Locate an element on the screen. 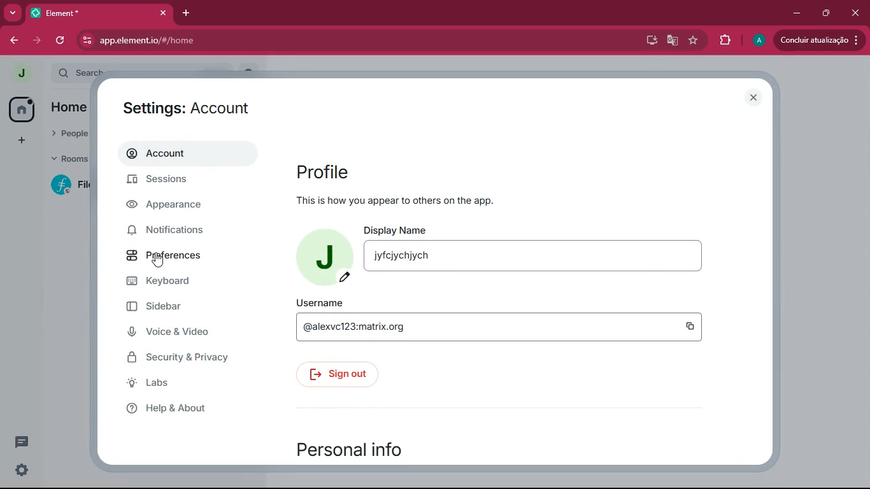  settings: account is located at coordinates (189, 109).